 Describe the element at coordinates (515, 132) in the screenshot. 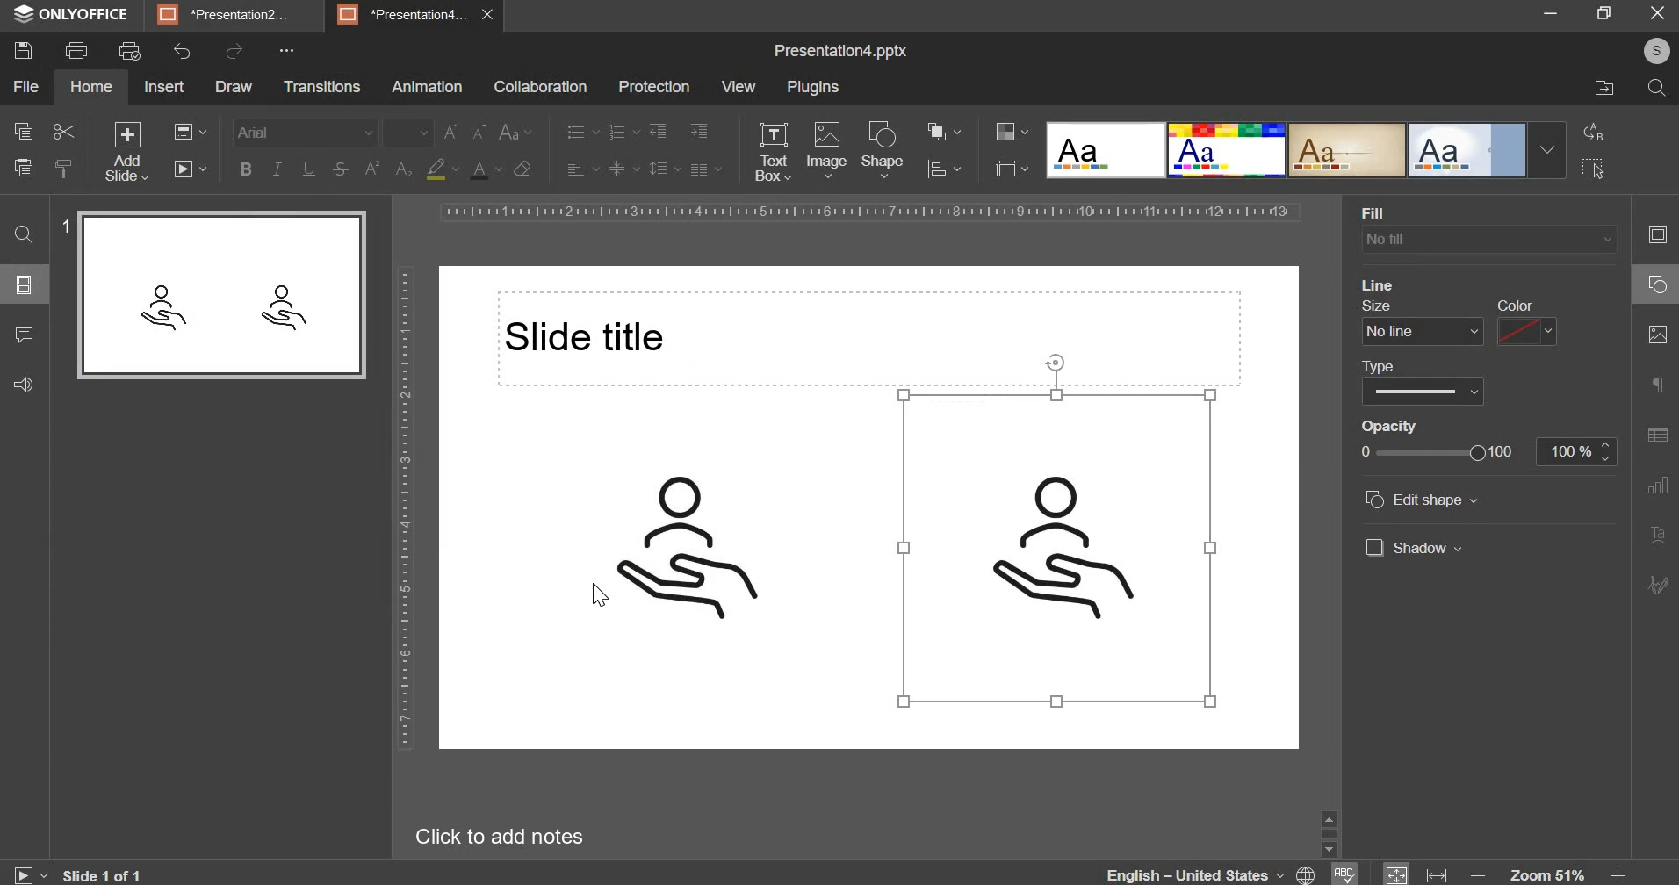

I see `change case` at that location.